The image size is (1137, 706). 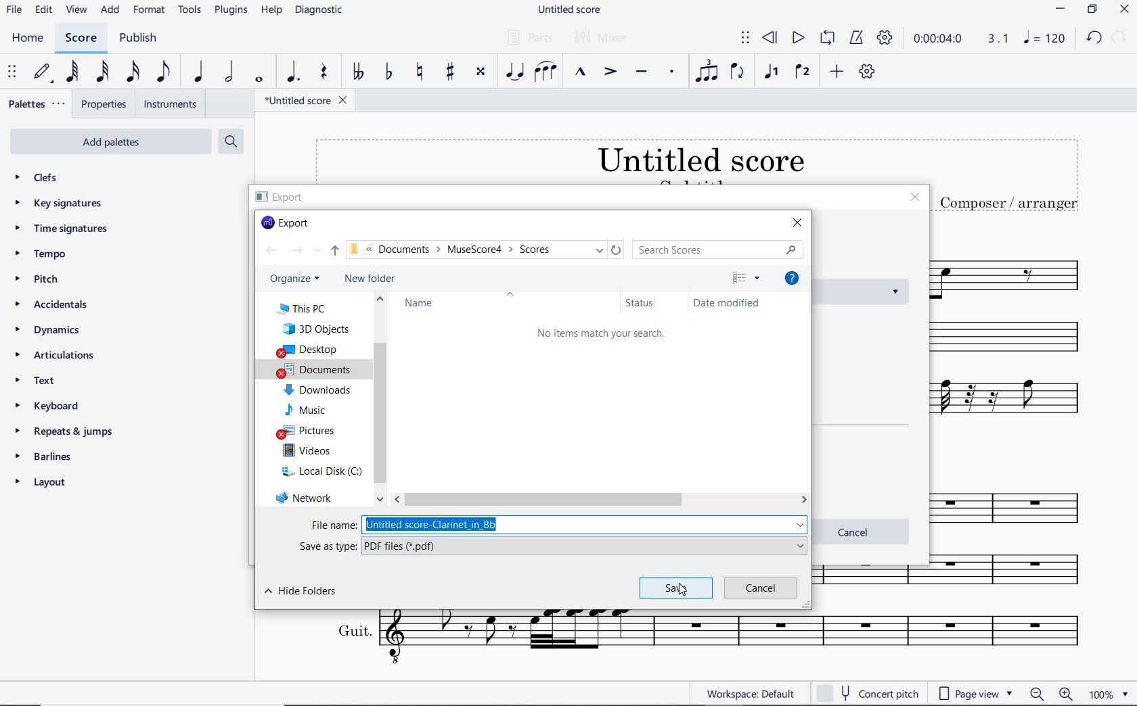 I want to click on PUBLISH, so click(x=142, y=38).